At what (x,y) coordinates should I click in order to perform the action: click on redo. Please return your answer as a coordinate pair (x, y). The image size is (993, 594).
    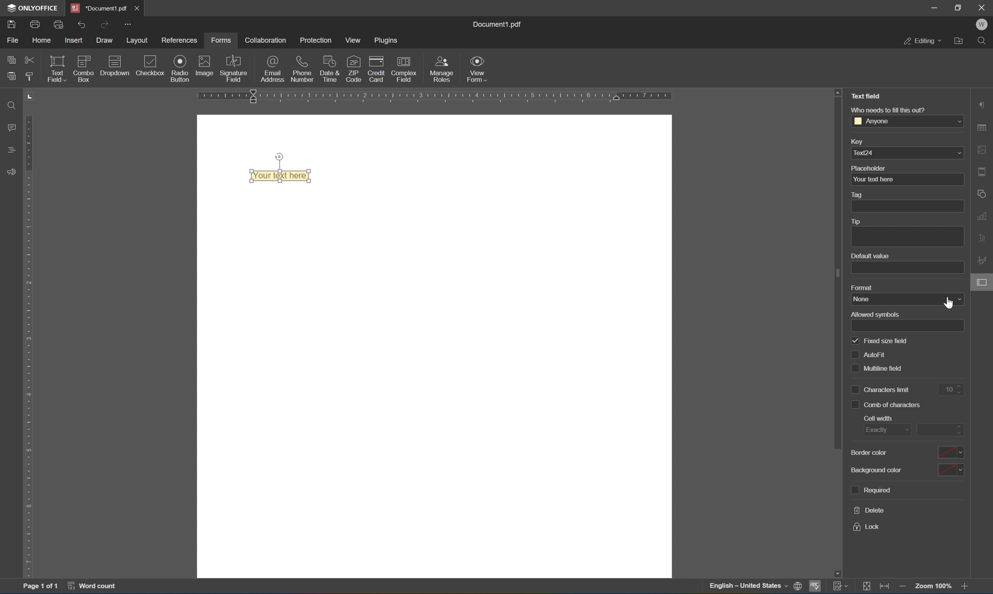
    Looking at the image, I should click on (106, 24).